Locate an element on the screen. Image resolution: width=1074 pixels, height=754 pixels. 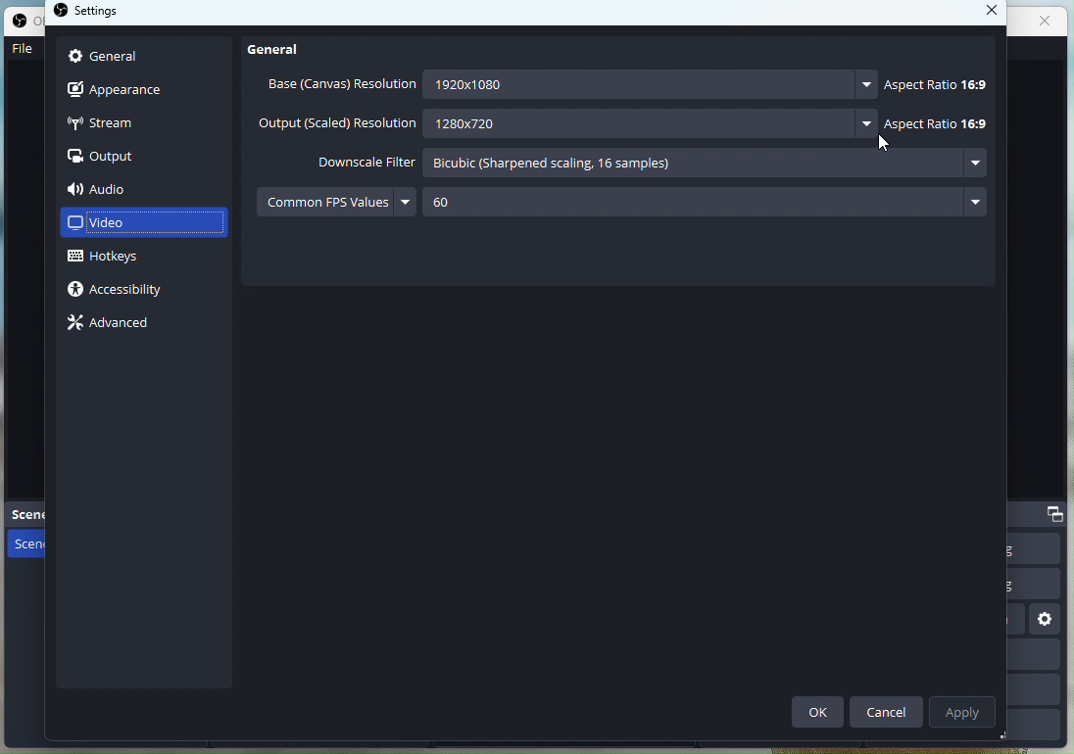
Accessibility is located at coordinates (125, 293).